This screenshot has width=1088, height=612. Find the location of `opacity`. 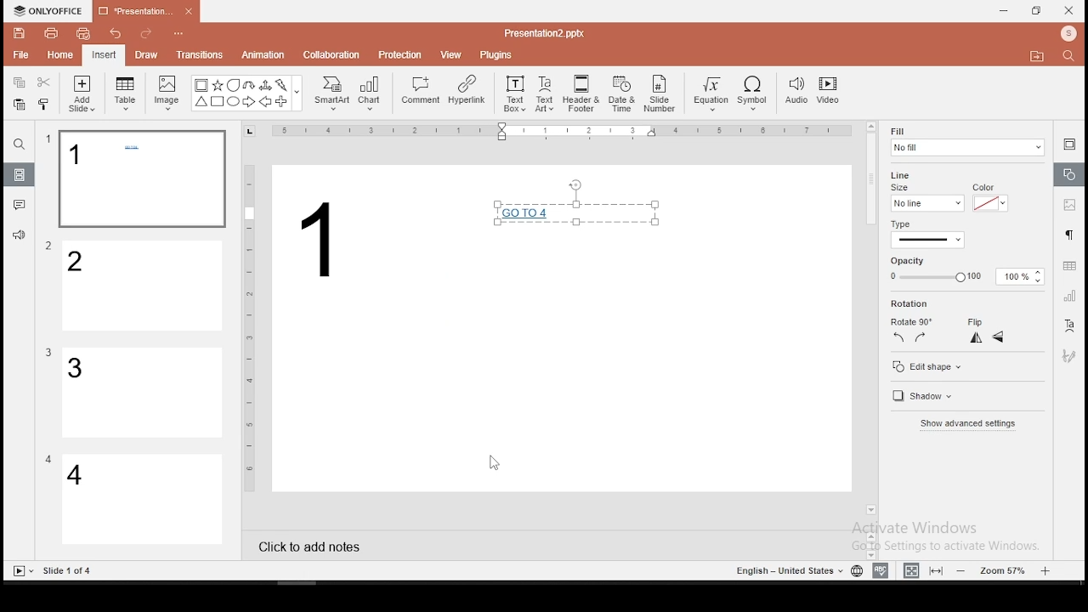

opacity is located at coordinates (964, 277).